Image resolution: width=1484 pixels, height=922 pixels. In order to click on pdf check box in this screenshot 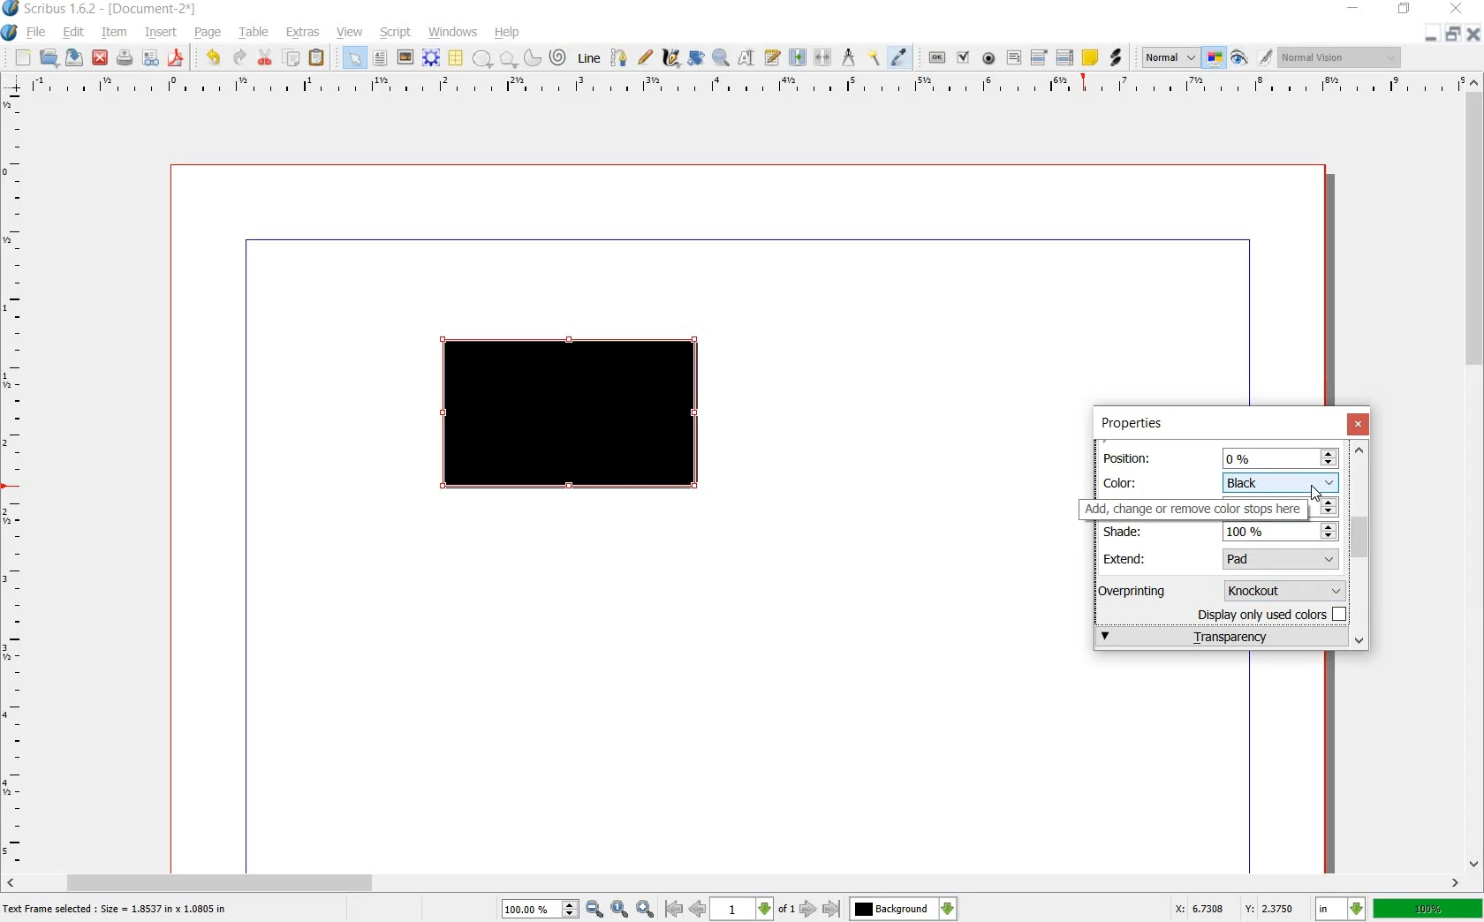, I will do `click(963, 57)`.